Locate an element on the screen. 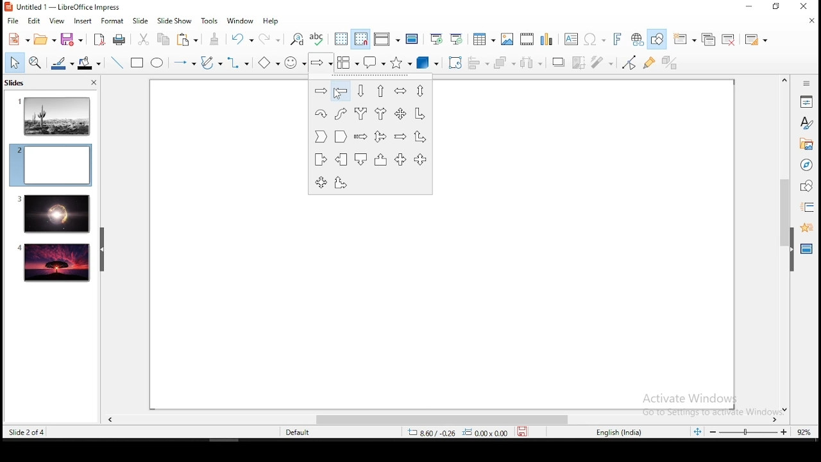 Image resolution: width=821 pixels, height=462 pixels. pentagon is located at coordinates (340, 136).